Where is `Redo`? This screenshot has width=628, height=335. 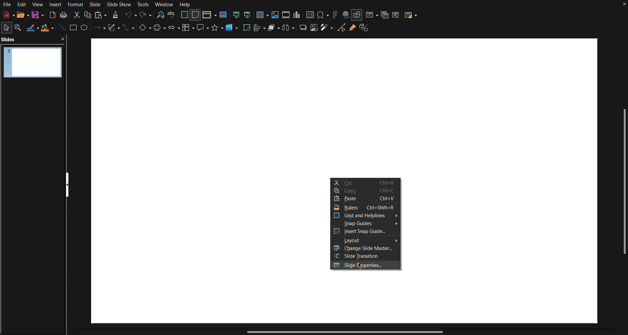 Redo is located at coordinates (145, 15).